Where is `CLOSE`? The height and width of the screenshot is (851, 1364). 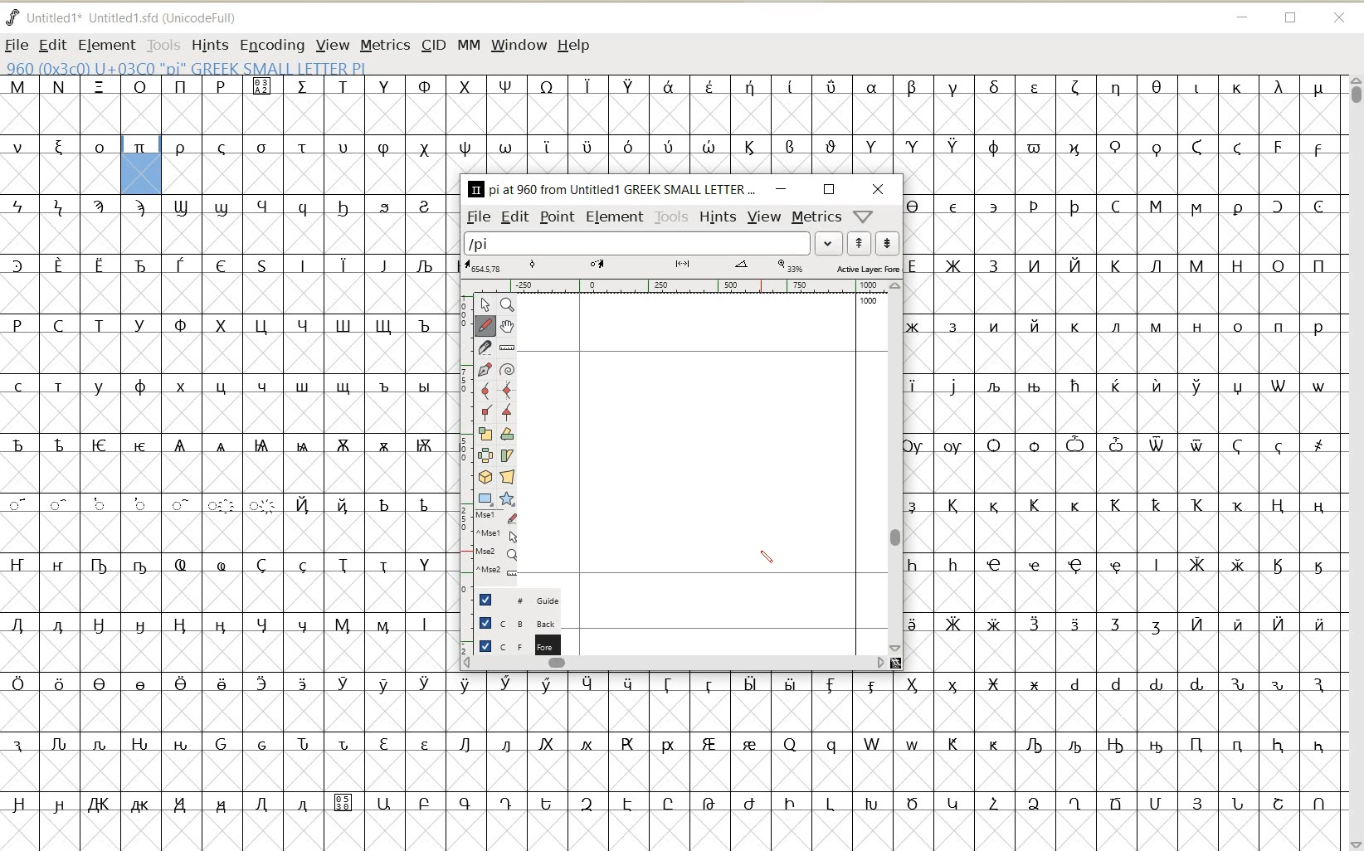
CLOSE is located at coordinates (1342, 19).